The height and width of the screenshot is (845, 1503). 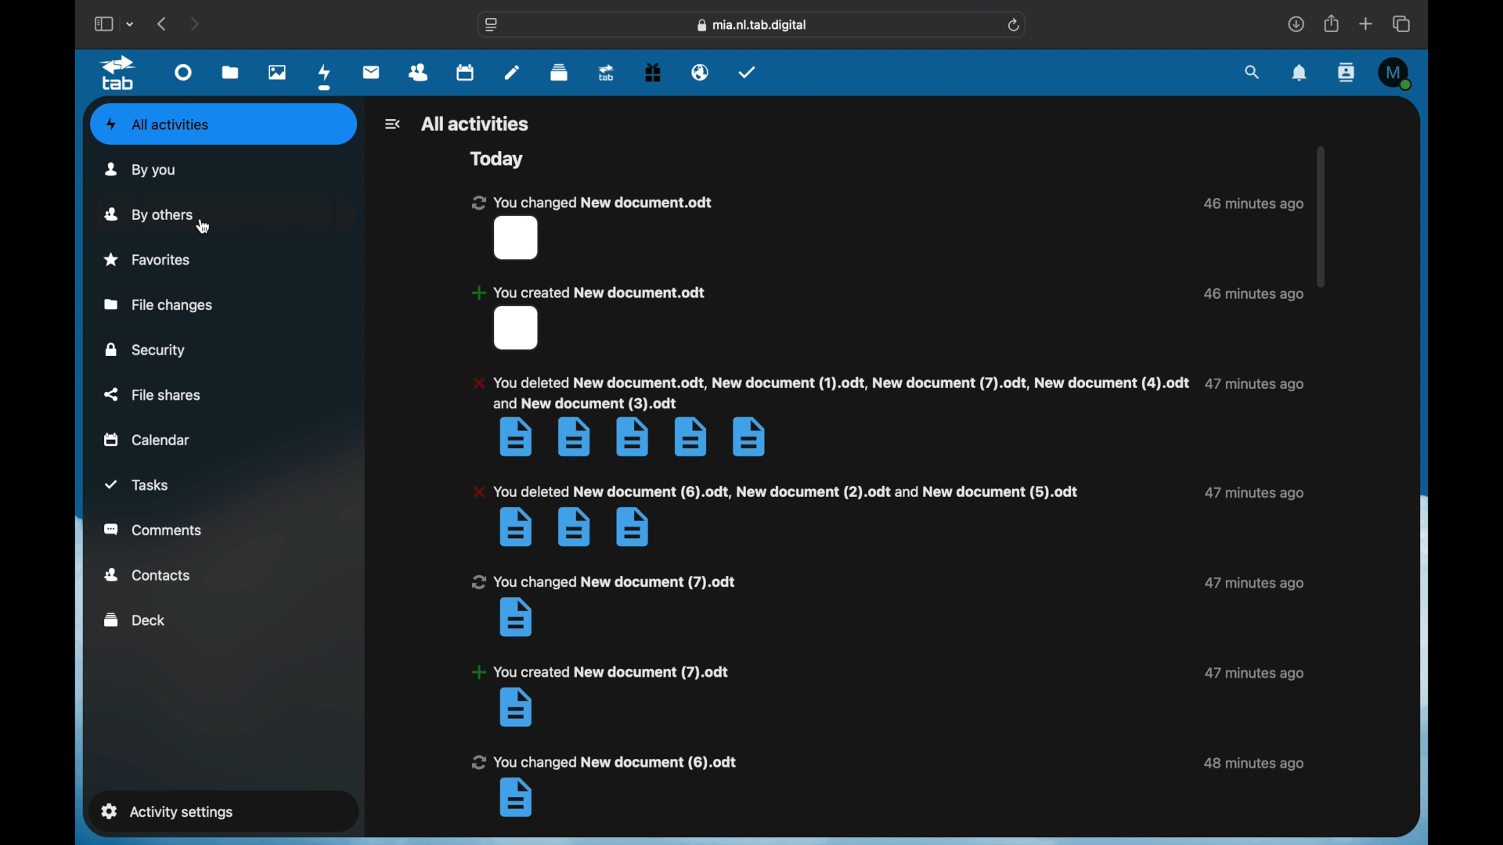 What do you see at coordinates (1299, 72) in the screenshot?
I see `notifications` at bounding box center [1299, 72].